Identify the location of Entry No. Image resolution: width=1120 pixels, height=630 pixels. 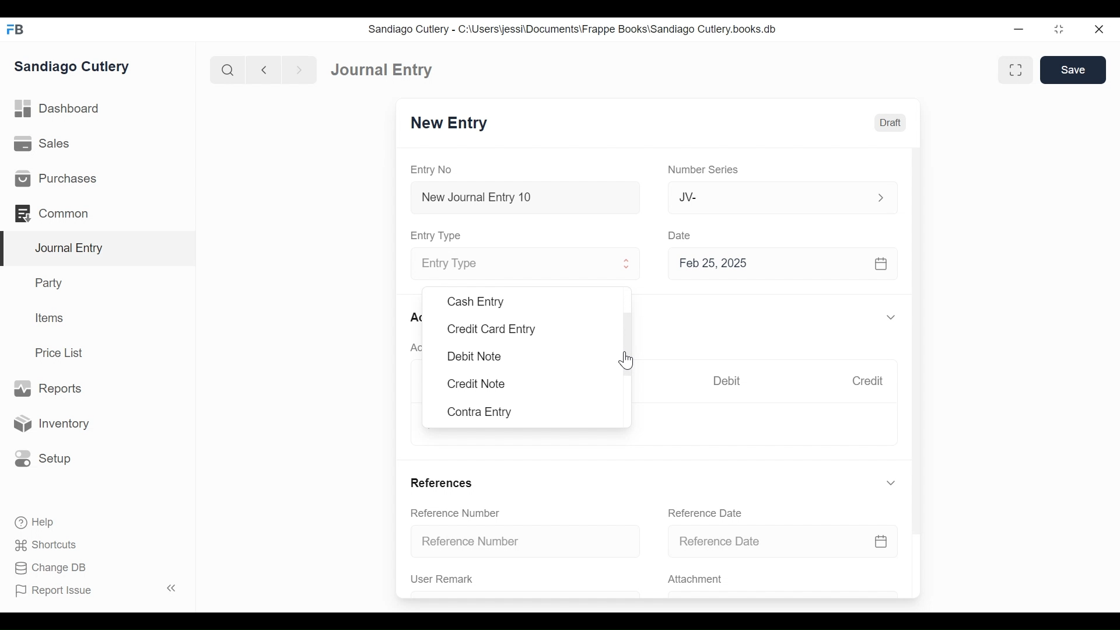
(435, 169).